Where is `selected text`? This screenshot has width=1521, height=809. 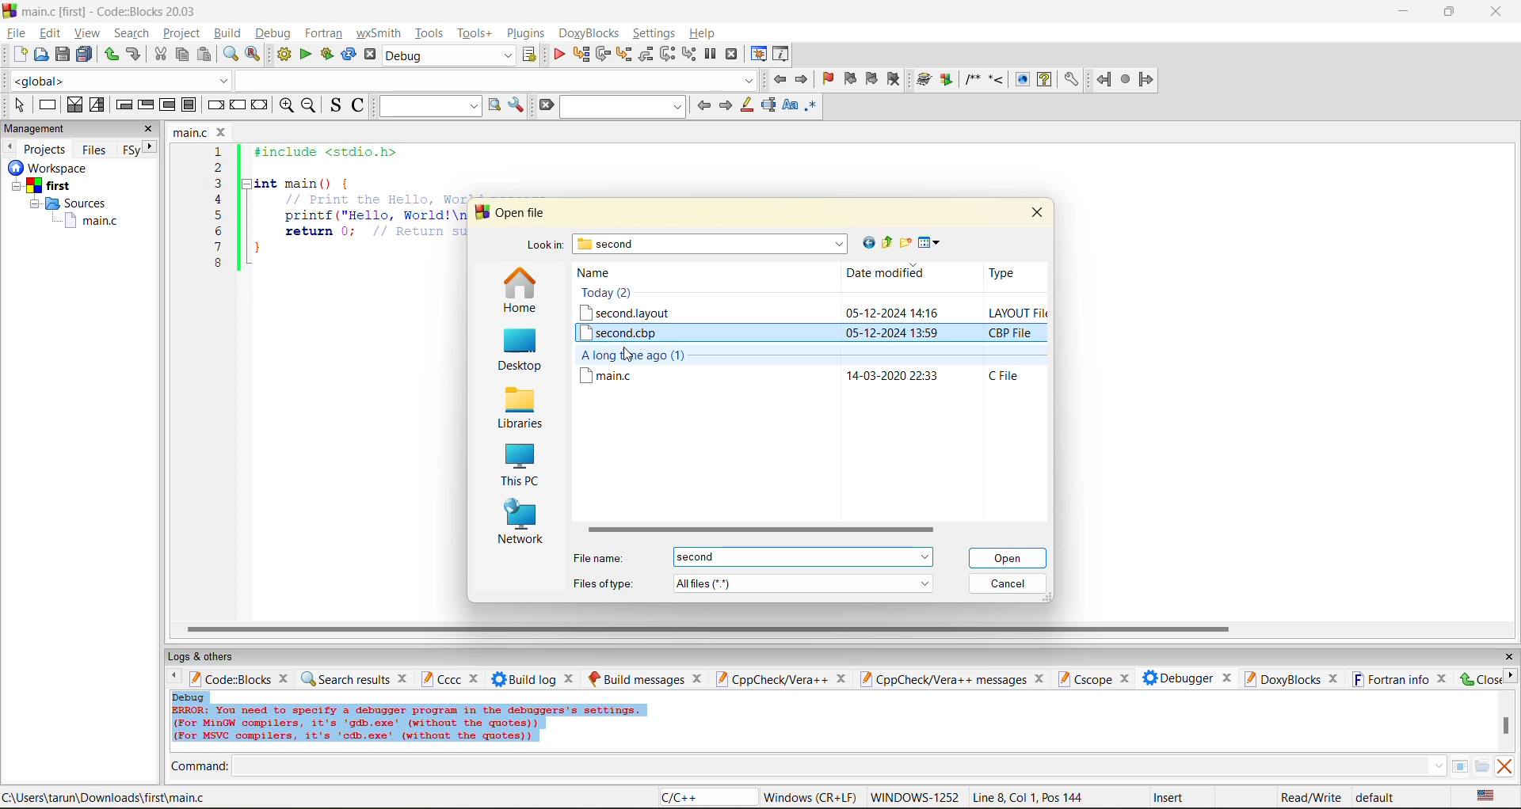
selected text is located at coordinates (768, 105).